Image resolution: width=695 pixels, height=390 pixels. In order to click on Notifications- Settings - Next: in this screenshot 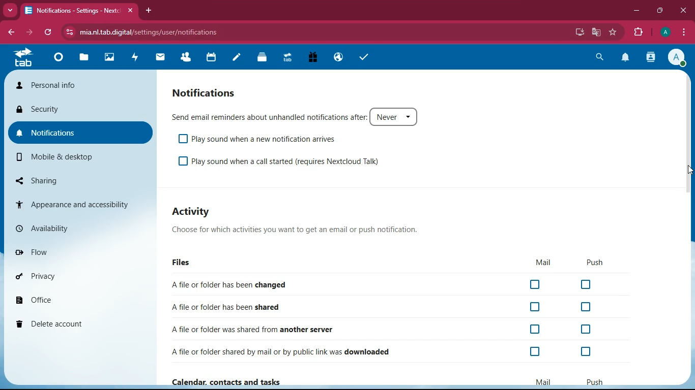, I will do `click(71, 11)`.